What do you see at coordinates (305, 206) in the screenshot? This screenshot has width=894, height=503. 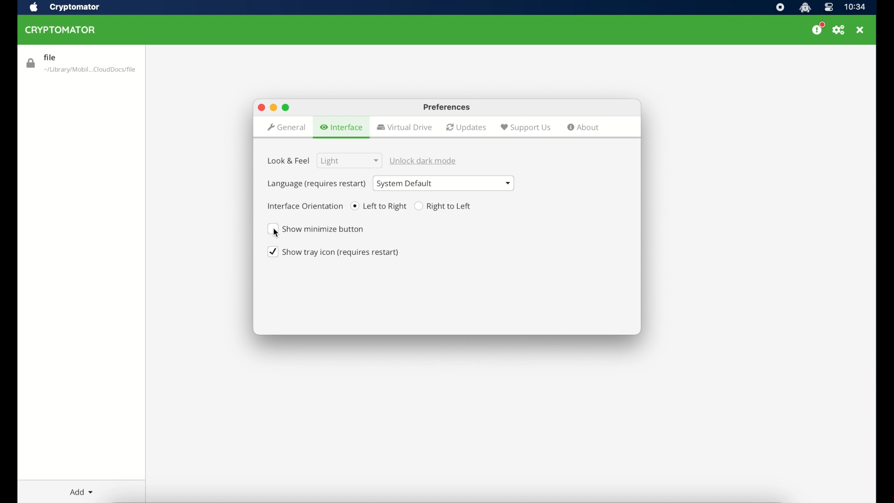 I see `interface orientation` at bounding box center [305, 206].